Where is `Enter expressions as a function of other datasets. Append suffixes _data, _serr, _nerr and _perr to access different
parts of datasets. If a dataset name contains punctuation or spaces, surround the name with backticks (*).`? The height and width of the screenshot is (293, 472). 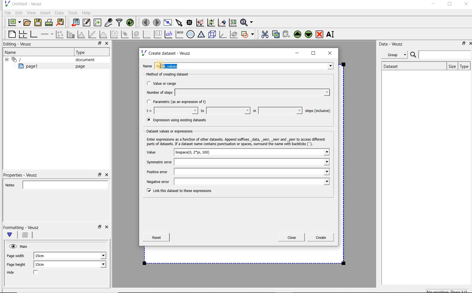
Enter expressions as a function of other datasets. Append suffixes _data, _serr, _nerr and _perr to access different
parts of datasets. If a dataset name contains punctuation or spaces, surround the name with backticks (*). is located at coordinates (237, 141).